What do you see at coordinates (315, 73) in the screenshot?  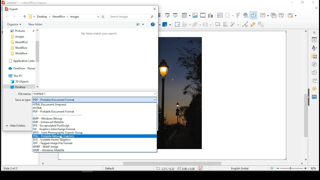 I see `shapes` at bounding box center [315, 73].